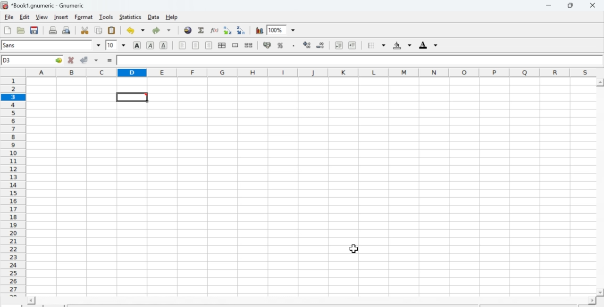 Image resolution: width=604 pixels, height=307 pixels. I want to click on Minimize/Maximize, so click(571, 6).